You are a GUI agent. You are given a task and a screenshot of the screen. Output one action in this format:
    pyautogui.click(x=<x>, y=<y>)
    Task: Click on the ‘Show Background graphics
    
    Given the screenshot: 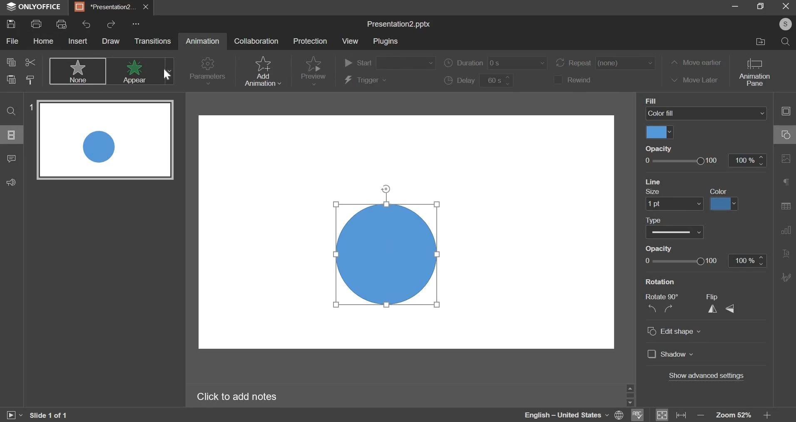 What is the action you would take?
    pyautogui.click(x=686, y=281)
    